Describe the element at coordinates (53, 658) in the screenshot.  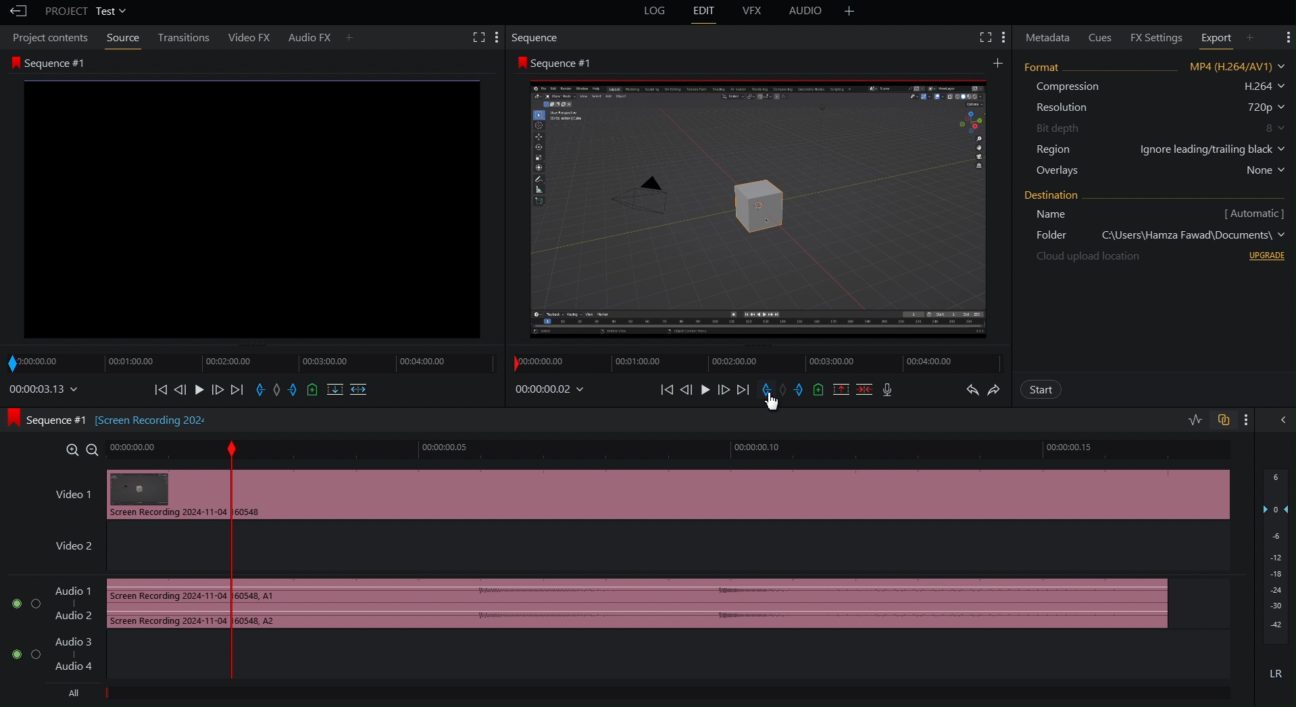
I see `Audio 2` at that location.